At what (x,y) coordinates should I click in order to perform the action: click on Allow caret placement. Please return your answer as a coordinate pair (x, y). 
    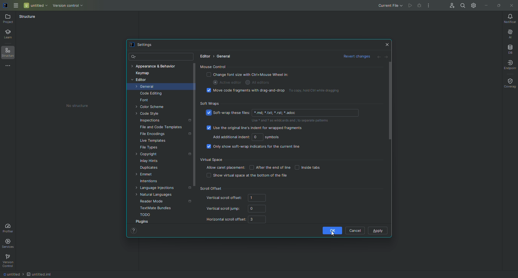
    Looking at the image, I should click on (226, 167).